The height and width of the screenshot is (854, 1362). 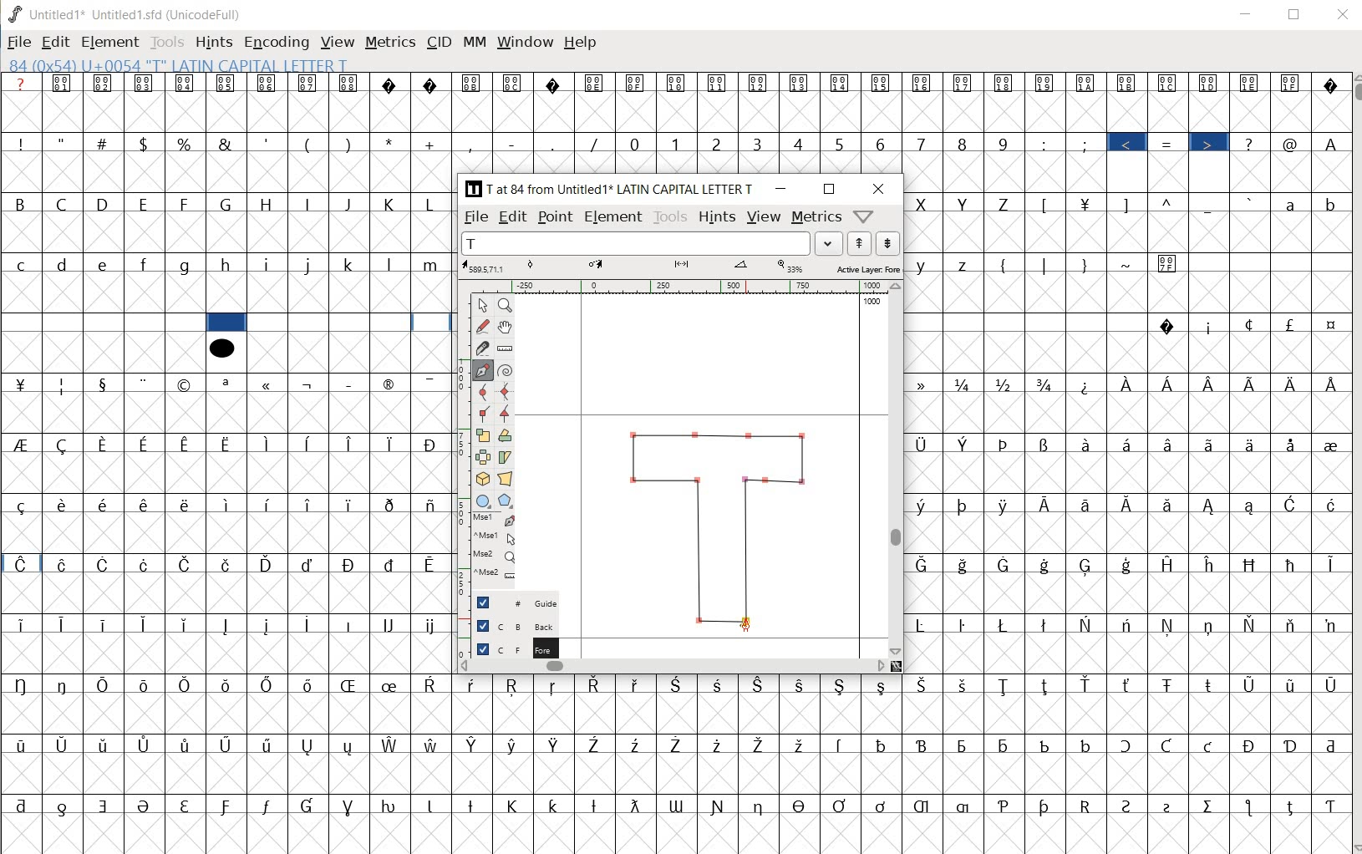 I want to click on Symbol, so click(x=1251, y=684).